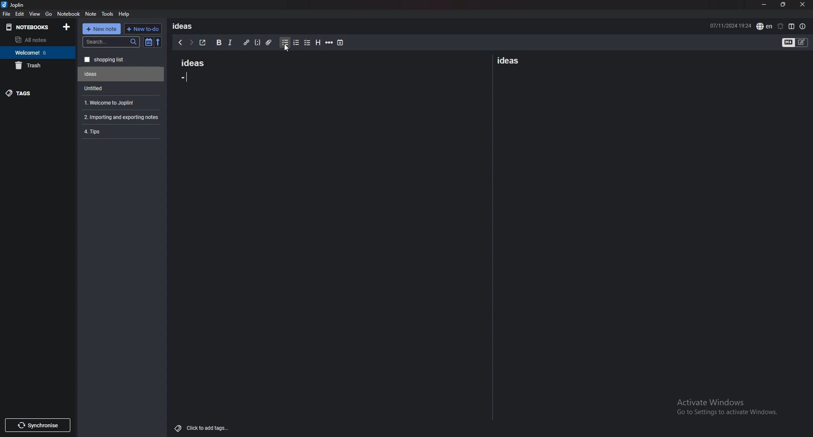 This screenshot has width=813, height=437. I want to click on bullet list, so click(285, 43).